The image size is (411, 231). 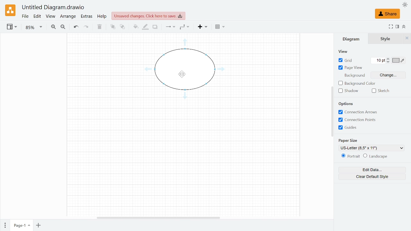 What do you see at coordinates (112, 28) in the screenshot?
I see `To front` at bounding box center [112, 28].